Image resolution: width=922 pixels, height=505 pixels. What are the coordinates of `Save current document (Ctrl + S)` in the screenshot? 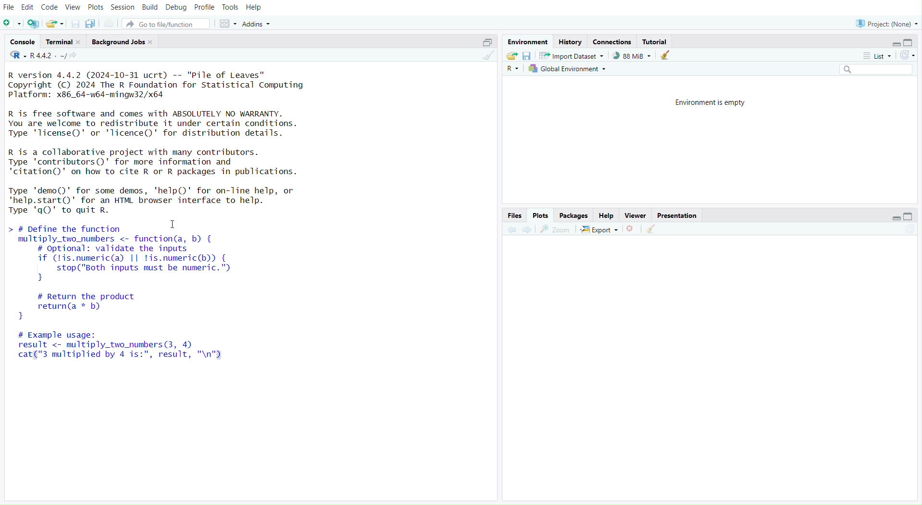 It's located at (73, 23).